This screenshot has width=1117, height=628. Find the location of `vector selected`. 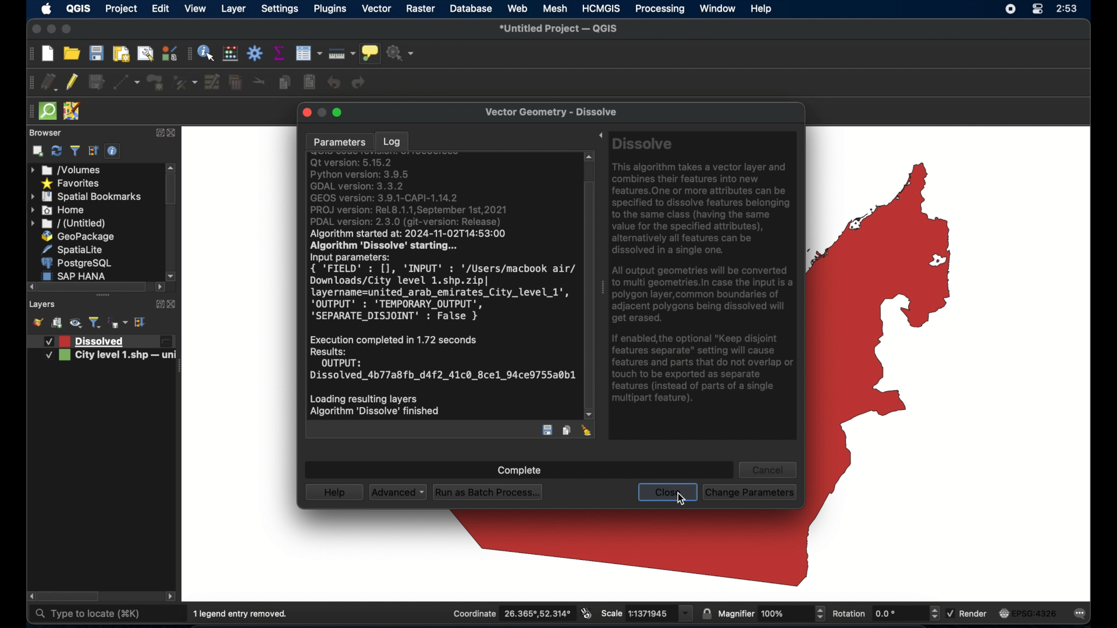

vector selected is located at coordinates (377, 9).